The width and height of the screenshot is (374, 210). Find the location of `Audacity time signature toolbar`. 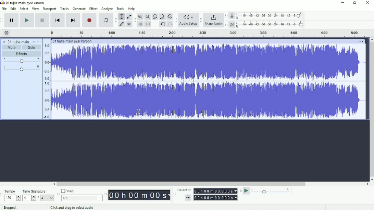

Audacity time signature toolbar is located at coordinates (2, 195).